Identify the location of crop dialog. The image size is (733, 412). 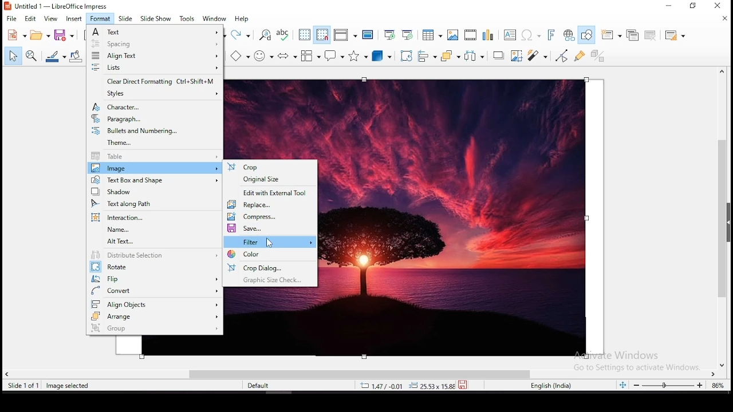
(270, 268).